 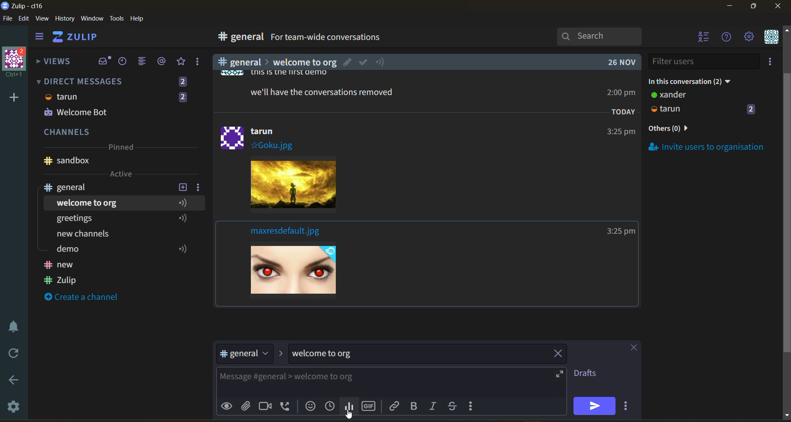 What do you see at coordinates (119, 202) in the screenshot?
I see `topics` at bounding box center [119, 202].